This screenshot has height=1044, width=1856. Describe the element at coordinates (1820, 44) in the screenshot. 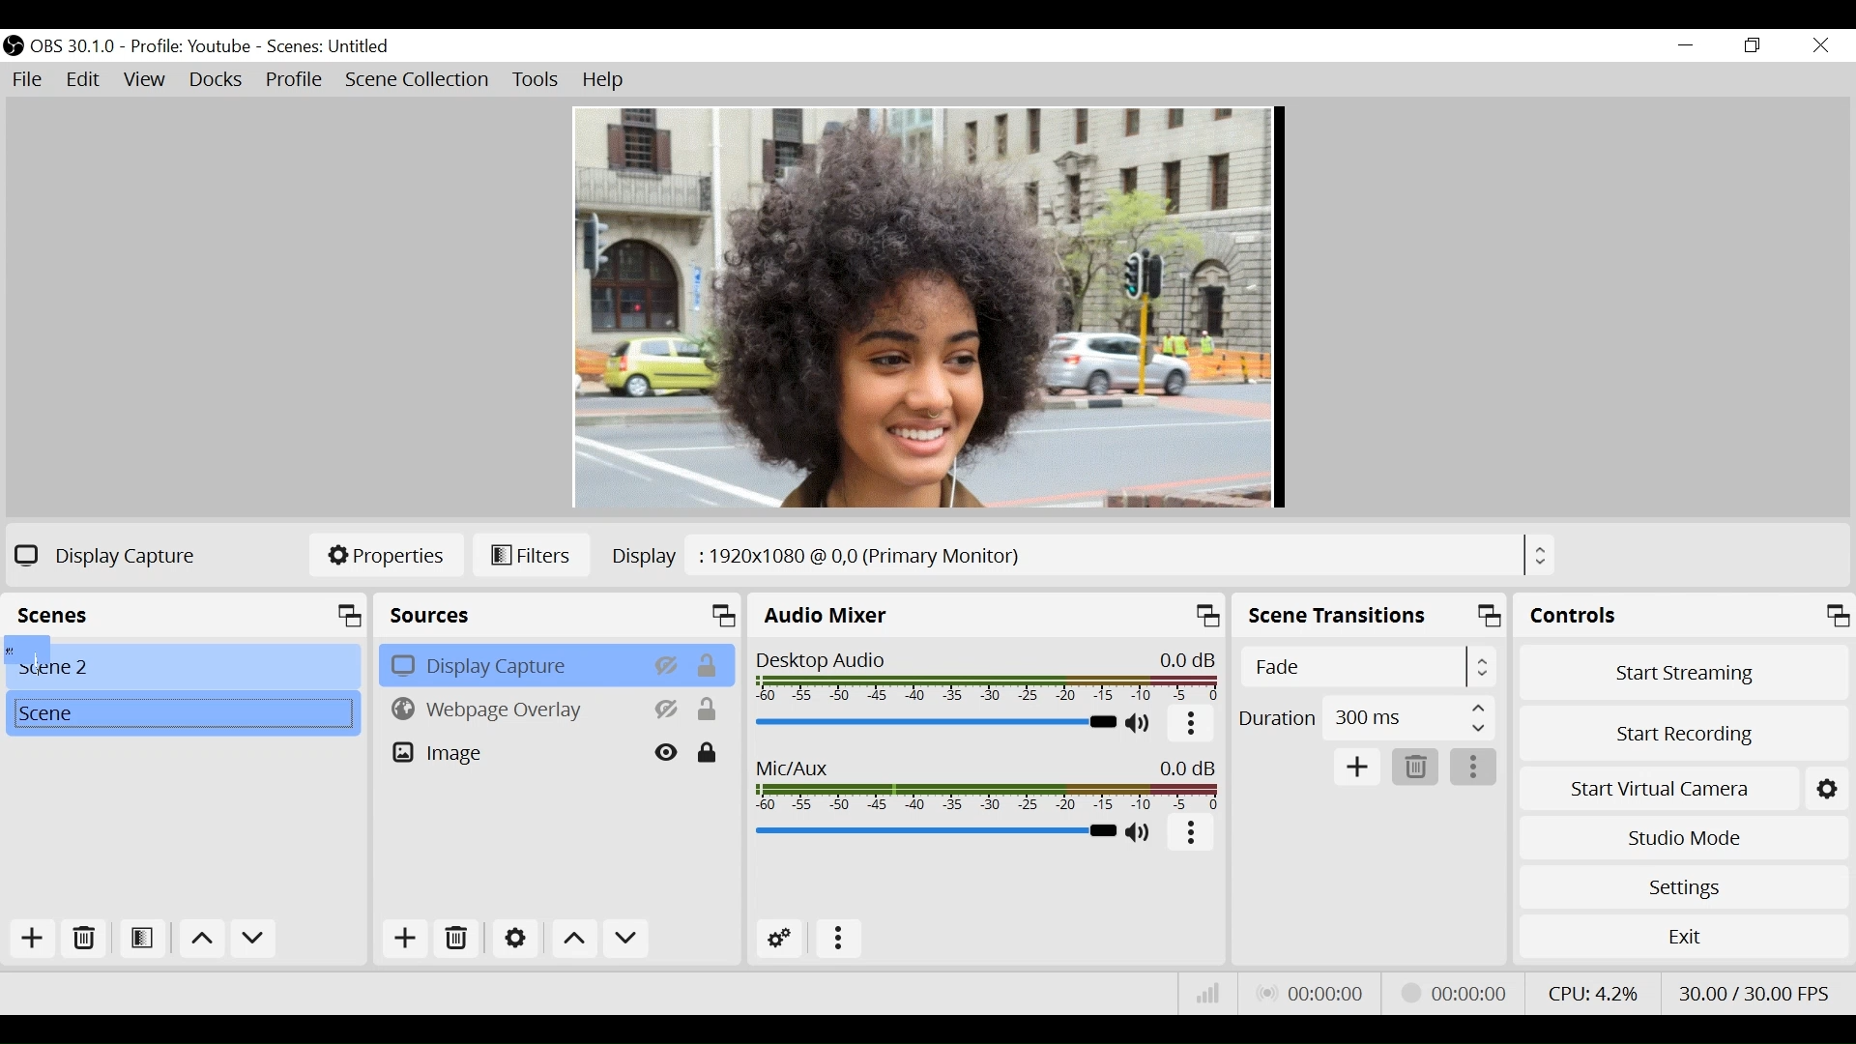

I see `Close` at that location.